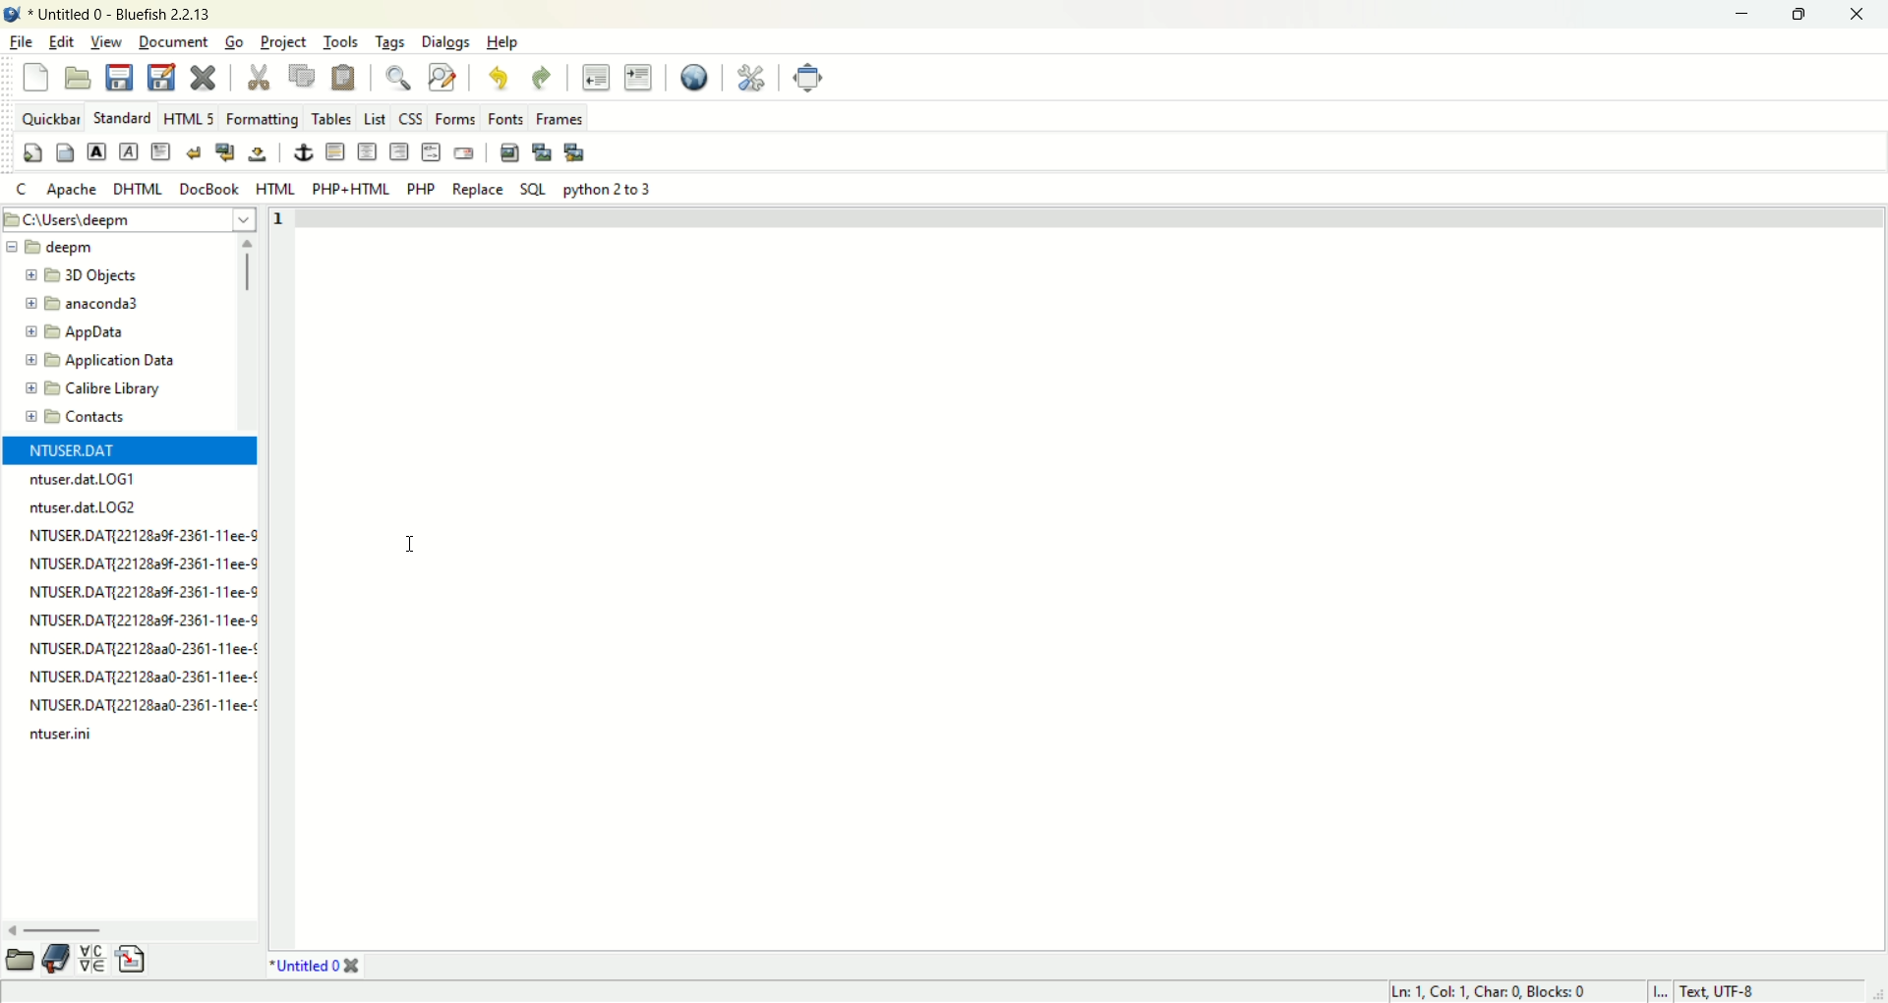 This screenshot has width=1888, height=1003. What do you see at coordinates (84, 505) in the screenshot?
I see `ntuser.dat.LOG2` at bounding box center [84, 505].